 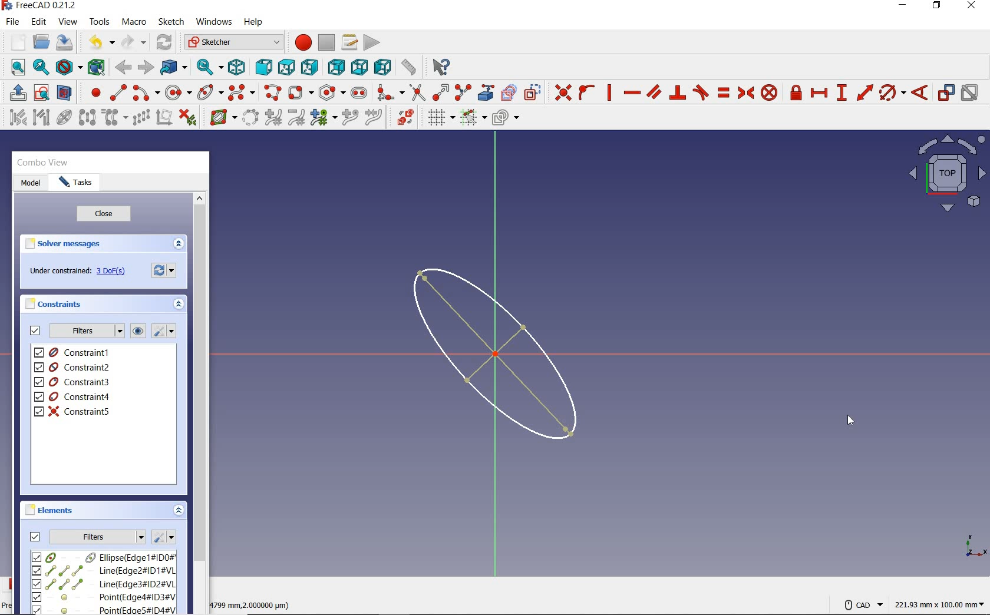 What do you see at coordinates (178, 244) in the screenshot?
I see `collapse` at bounding box center [178, 244].